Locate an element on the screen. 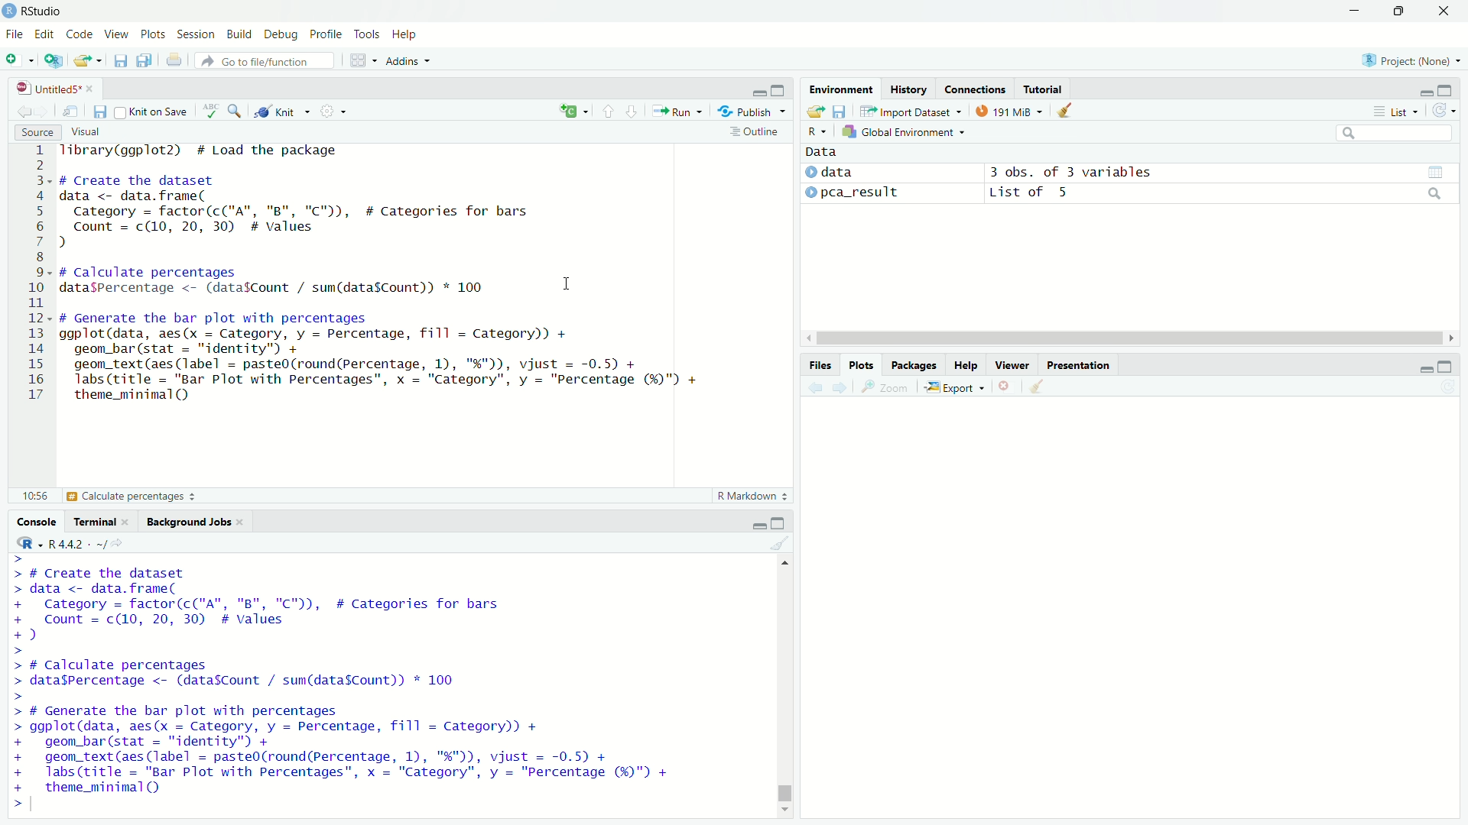  code -- # Create the datasetdata <- data.frame(Category = factor(c("A", "B", "C™)), # Categories for barsCount = c(10, 20, 30) # valuesJ# Calculate percentagesdata$Percentage <- (dataSCount / sum(data$Count)) * 100# Generate the bar plot with percentagesggplot(data, aes(x = Category, y = Percentage, fill = Category)) +geom_bar (stat = "identity" +geom_text (aes (label = paste0(round(Percentage, 1), "%")), vjust = -0.5) +Tabs(title = "Bar Plot with Percentages", x = "Category", y = "Percentage (¥)") +theme_minimal QO1 is located at coordinates (358, 684).